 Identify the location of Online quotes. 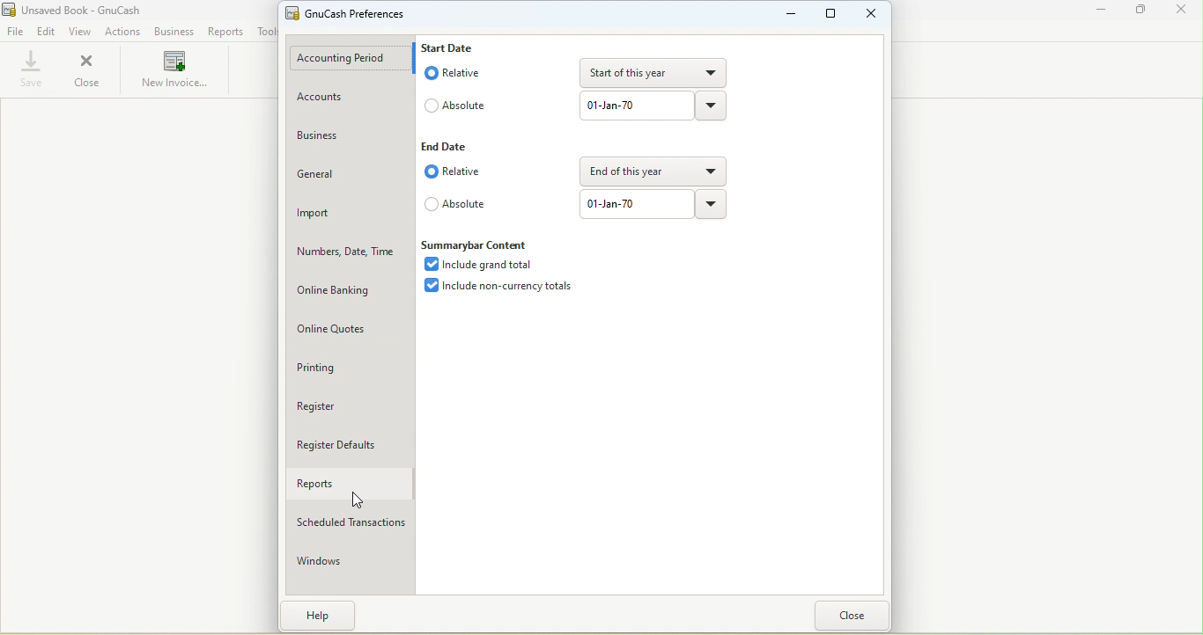
(350, 332).